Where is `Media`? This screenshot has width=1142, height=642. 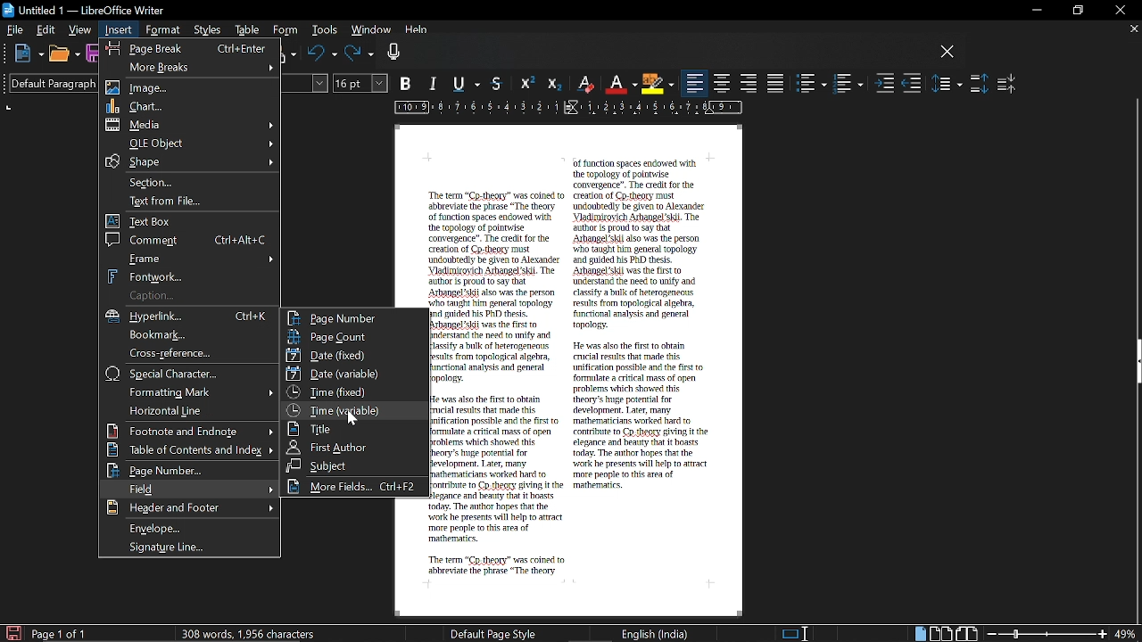
Media is located at coordinates (192, 125).